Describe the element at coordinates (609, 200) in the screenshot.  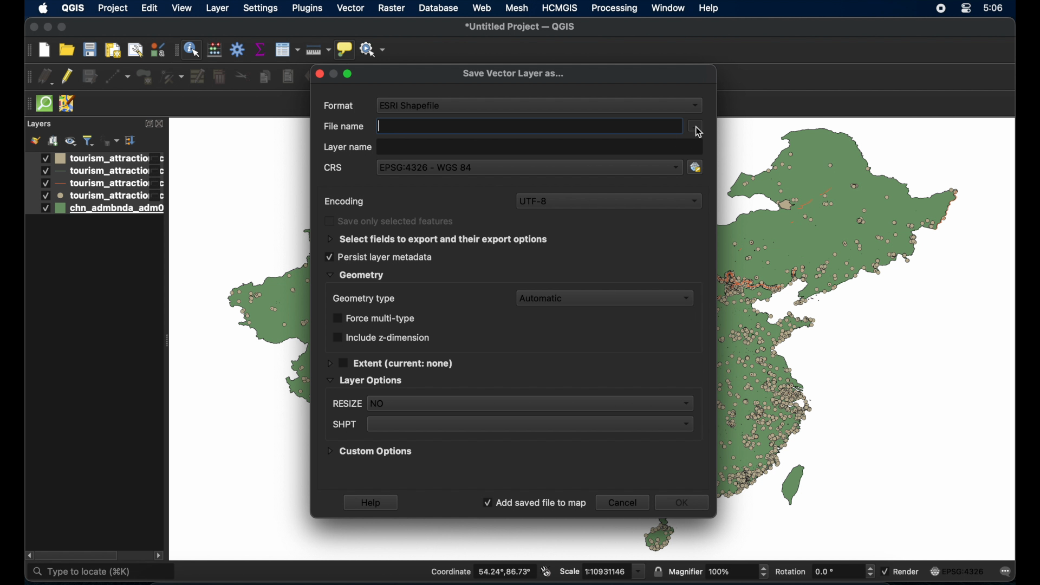
I see `UTF-8` at that location.